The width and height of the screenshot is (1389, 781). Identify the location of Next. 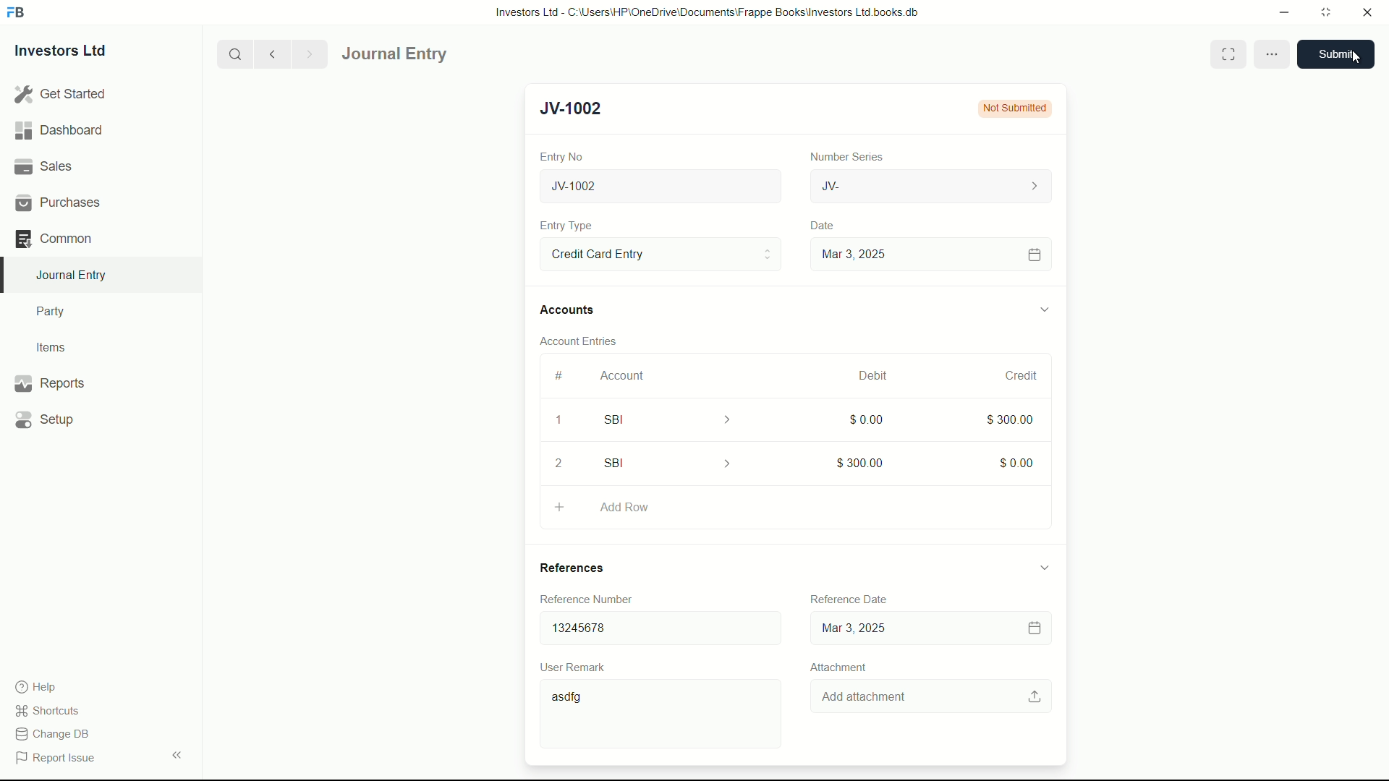
(307, 54).